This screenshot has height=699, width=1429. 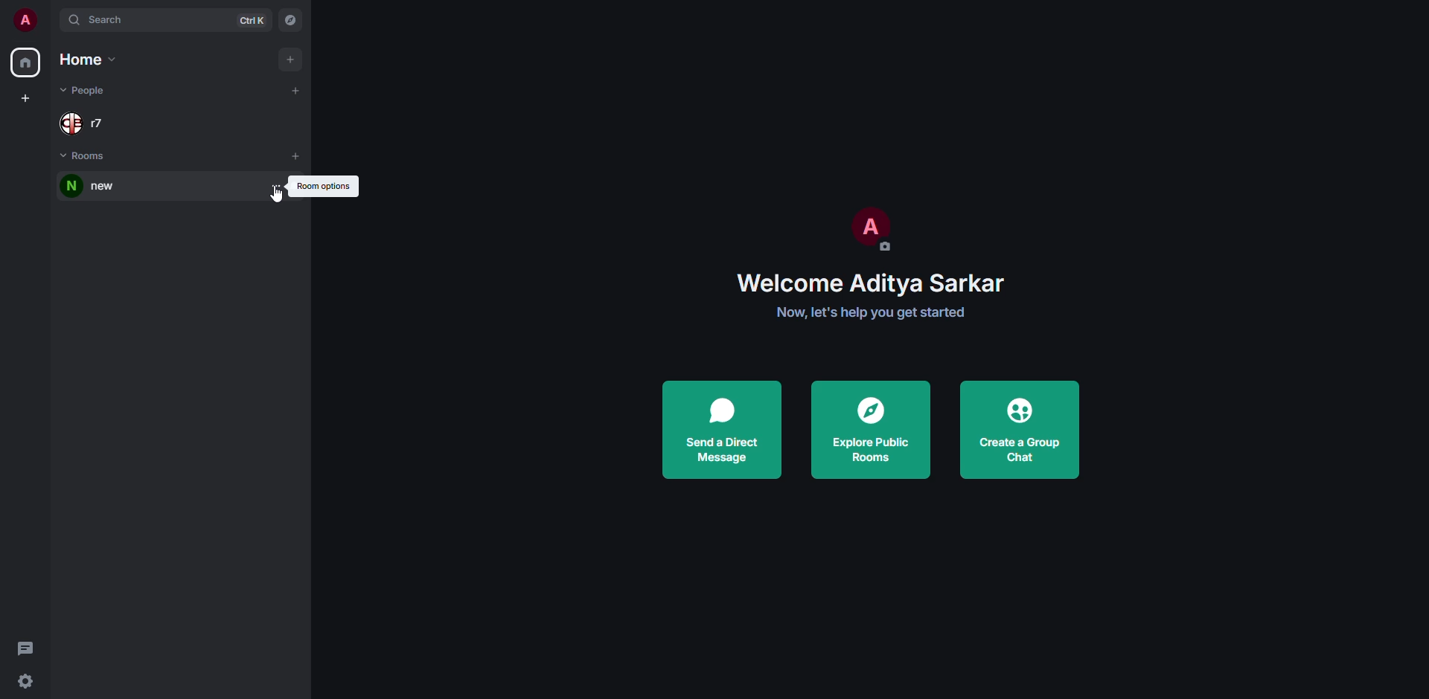 I want to click on room options, so click(x=326, y=186).